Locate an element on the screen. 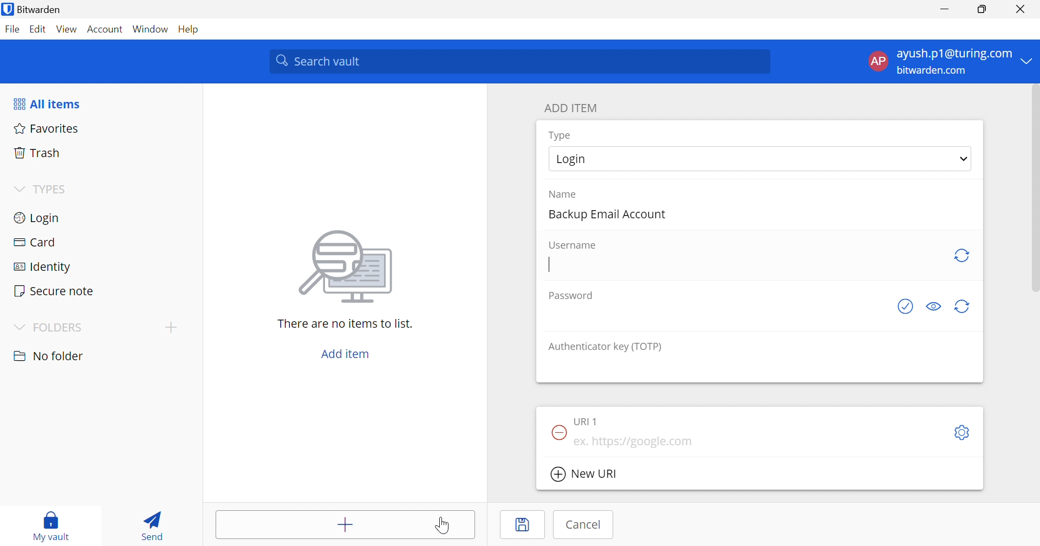 This screenshot has height=546, width=1040. Backup Email Account is located at coordinates (605, 215).